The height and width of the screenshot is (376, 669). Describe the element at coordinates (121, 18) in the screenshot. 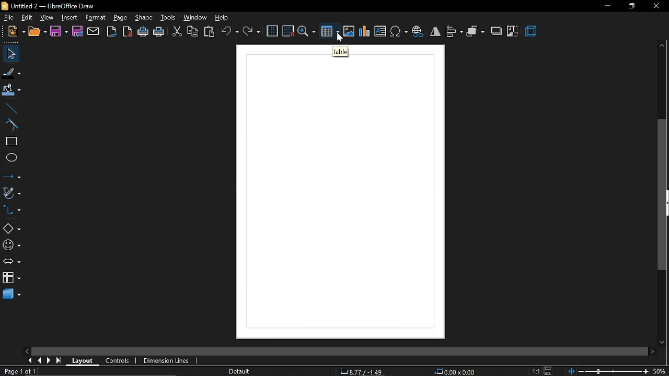

I see `page` at that location.